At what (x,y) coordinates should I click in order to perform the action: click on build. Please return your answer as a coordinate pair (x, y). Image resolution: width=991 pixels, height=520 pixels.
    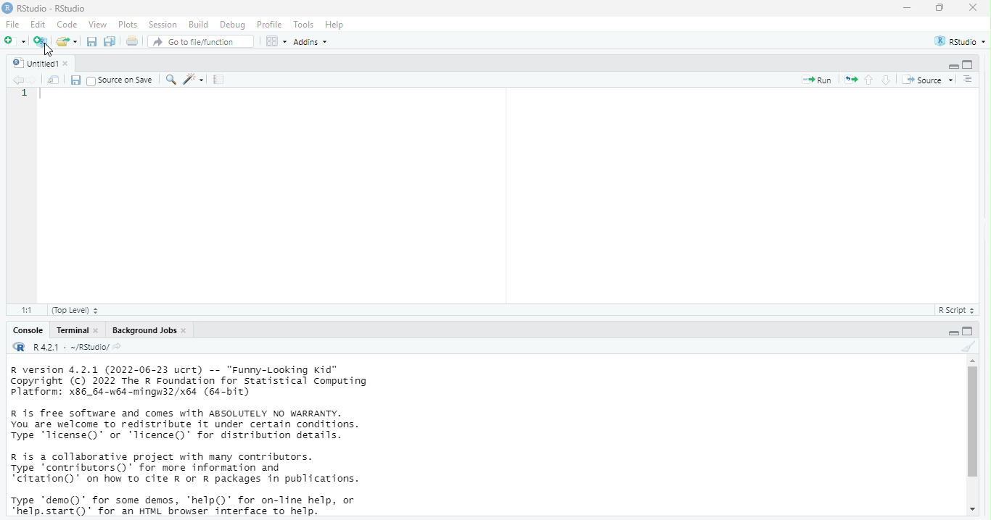
    Looking at the image, I should click on (198, 25).